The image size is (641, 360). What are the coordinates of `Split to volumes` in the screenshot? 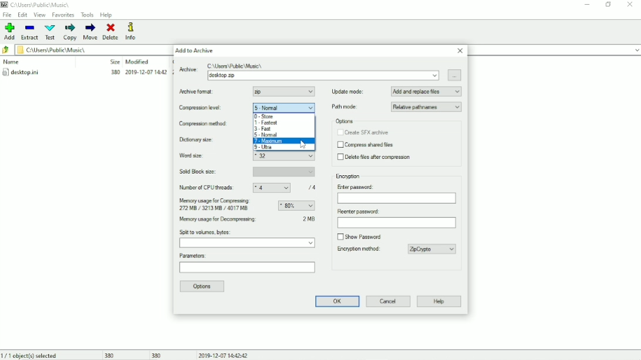 It's located at (248, 239).